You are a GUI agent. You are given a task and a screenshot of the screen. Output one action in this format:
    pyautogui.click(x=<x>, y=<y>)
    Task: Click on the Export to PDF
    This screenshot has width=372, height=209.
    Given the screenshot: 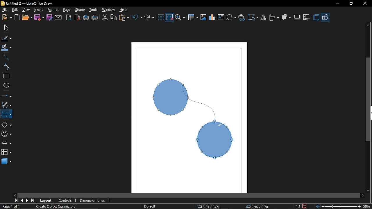 What is the action you would take?
    pyautogui.click(x=78, y=17)
    